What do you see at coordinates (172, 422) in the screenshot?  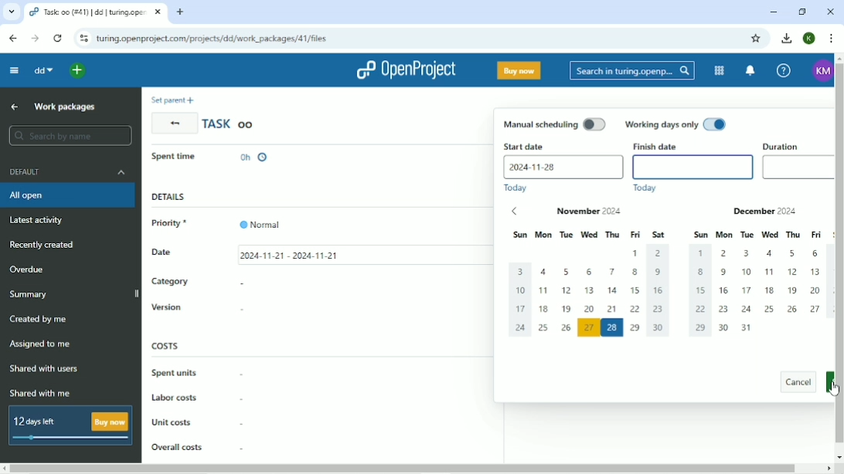 I see `Unit costs` at bounding box center [172, 422].